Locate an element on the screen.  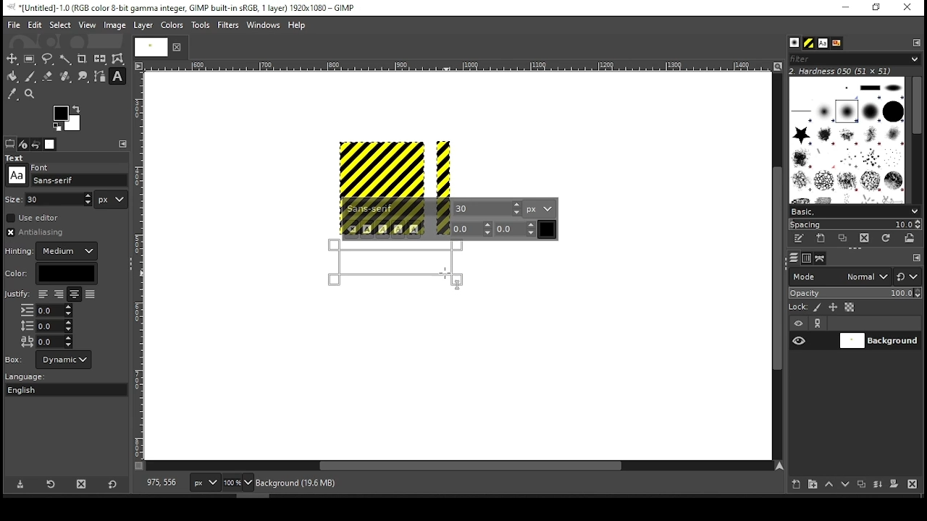
units is located at coordinates (540, 208).